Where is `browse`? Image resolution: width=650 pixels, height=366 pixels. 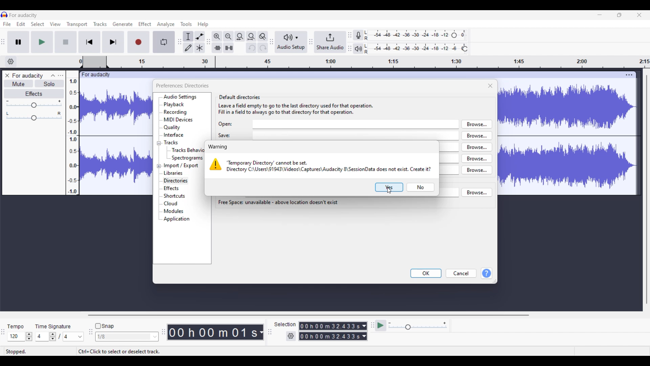
browse is located at coordinates (477, 136).